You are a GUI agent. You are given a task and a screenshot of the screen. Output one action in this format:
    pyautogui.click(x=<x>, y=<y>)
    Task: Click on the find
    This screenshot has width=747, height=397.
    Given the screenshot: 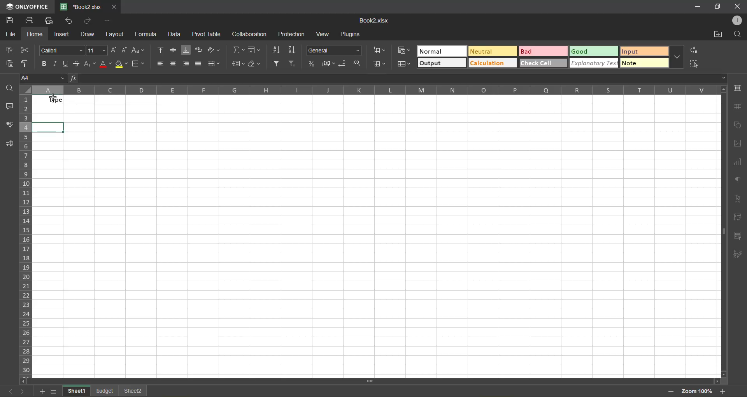 What is the action you would take?
    pyautogui.click(x=8, y=88)
    